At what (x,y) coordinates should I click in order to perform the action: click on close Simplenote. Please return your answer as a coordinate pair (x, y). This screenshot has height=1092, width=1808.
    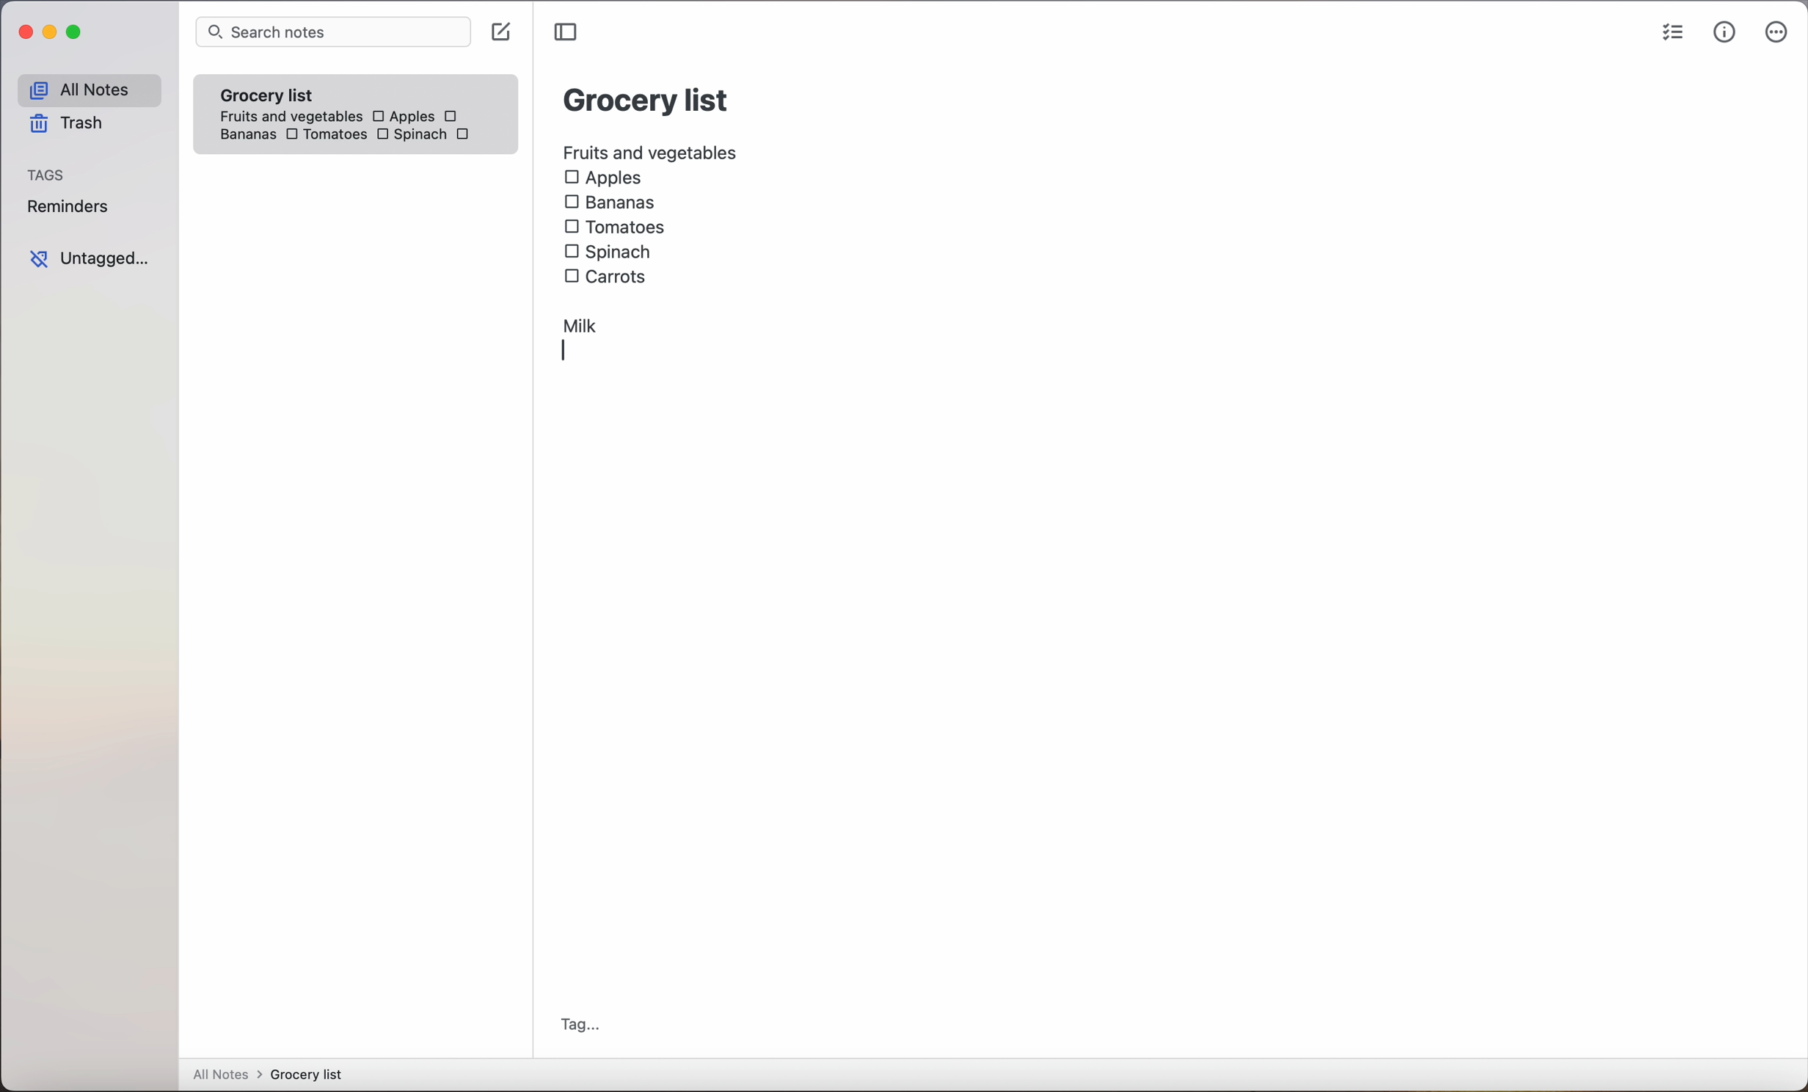
    Looking at the image, I should click on (25, 33).